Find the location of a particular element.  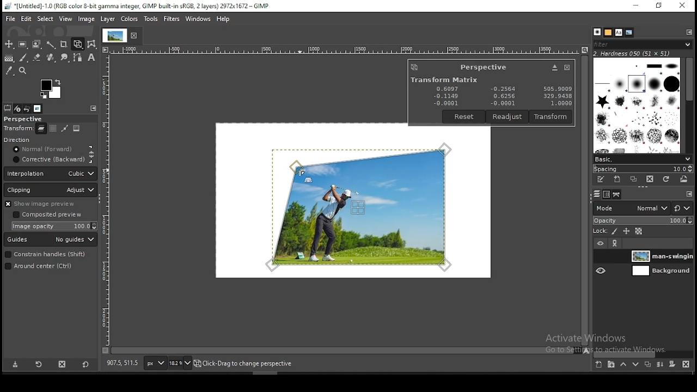

color picker tool is located at coordinates (9, 72).